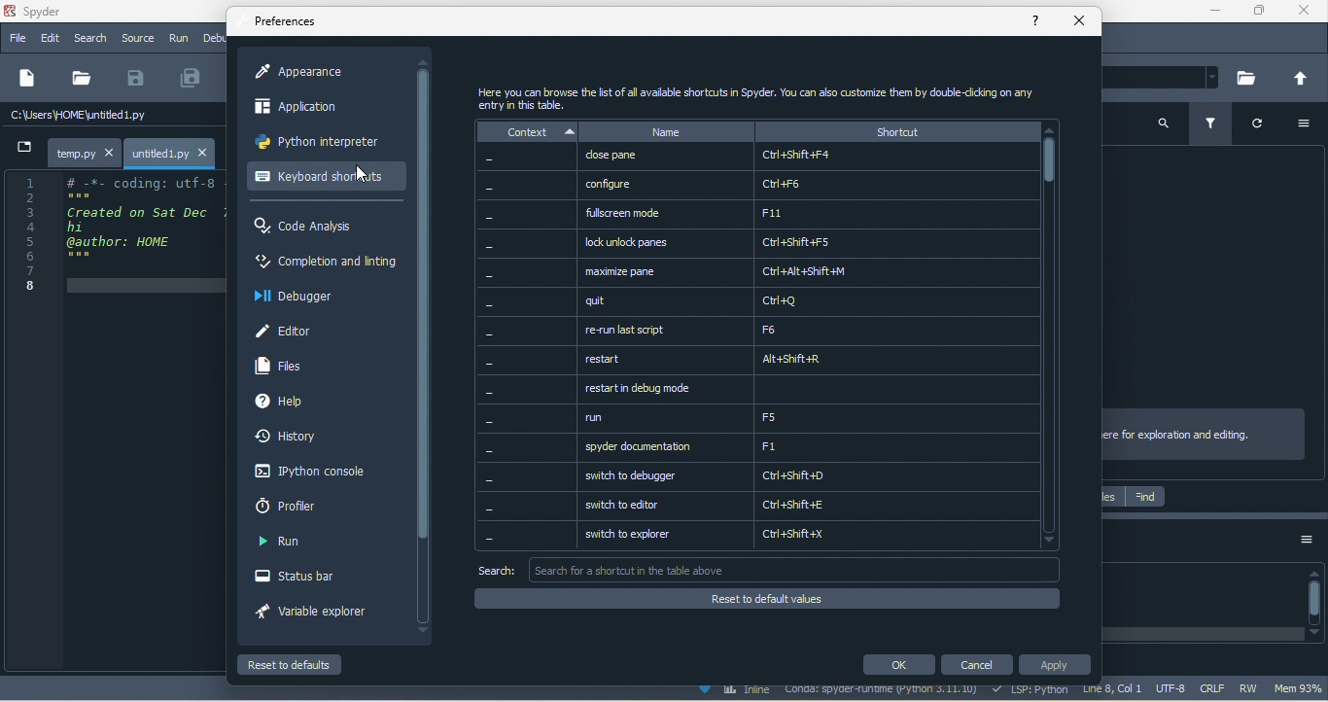 The height and width of the screenshot is (702, 1328). What do you see at coordinates (301, 574) in the screenshot?
I see `status bar` at bounding box center [301, 574].